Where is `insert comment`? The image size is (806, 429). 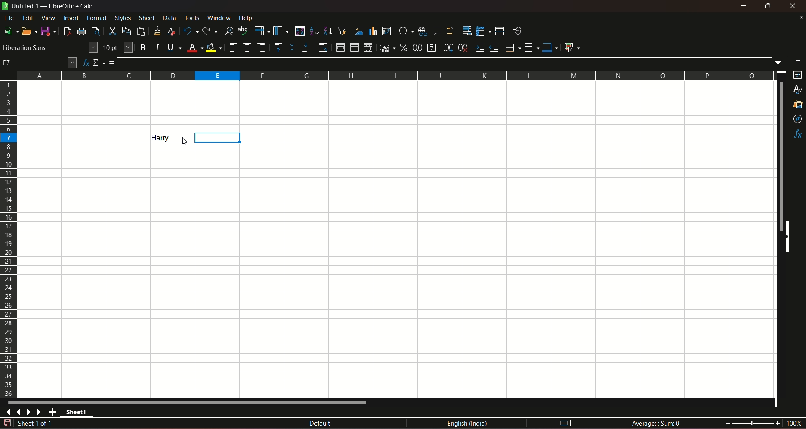 insert comment is located at coordinates (435, 30).